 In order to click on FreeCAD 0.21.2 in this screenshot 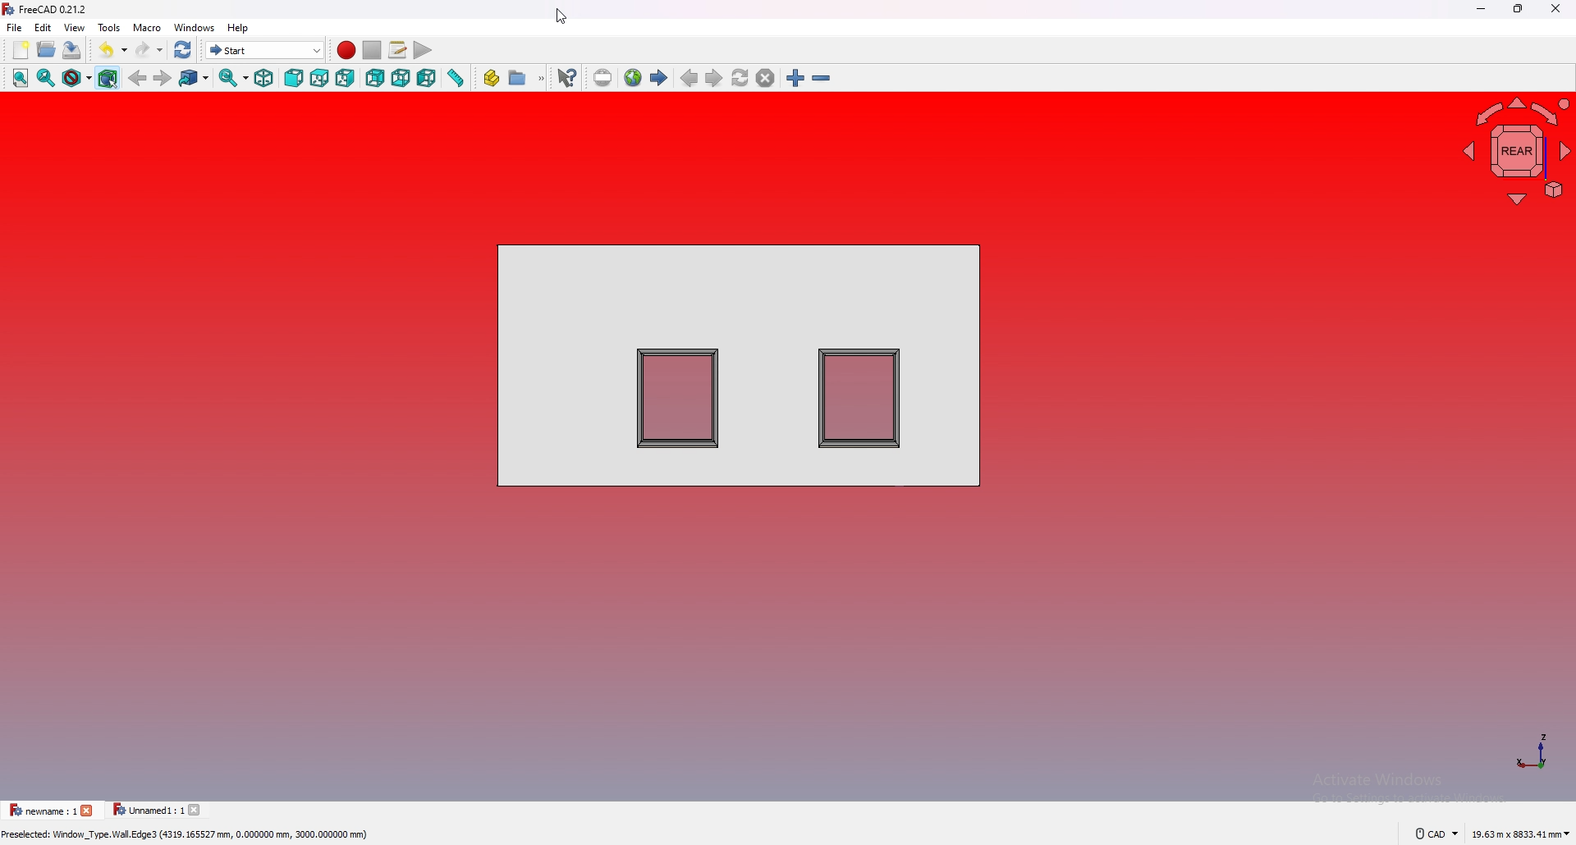, I will do `click(55, 10)`.